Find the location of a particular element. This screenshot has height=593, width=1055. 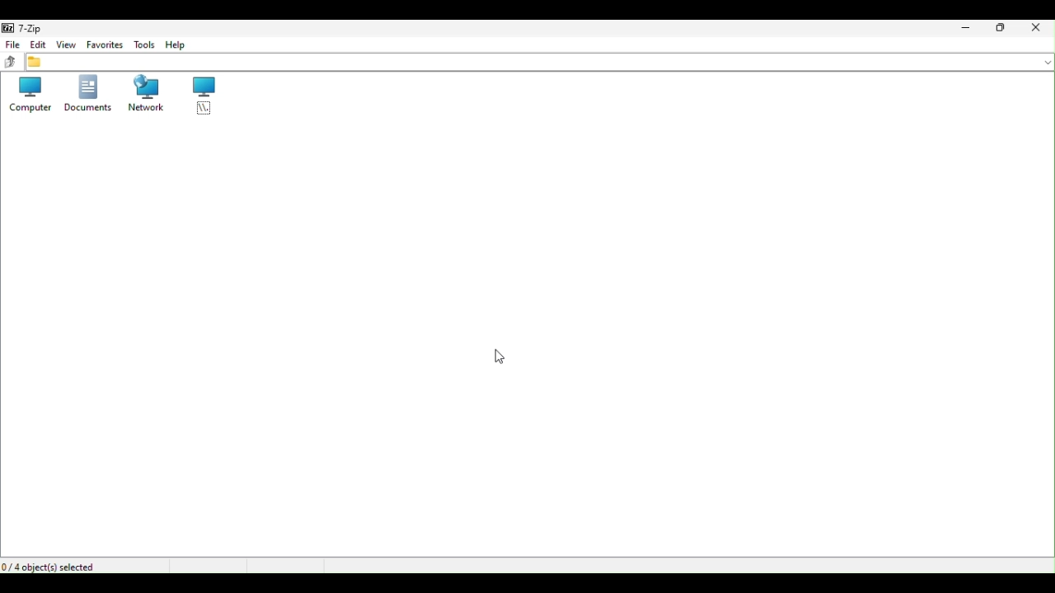

root is located at coordinates (197, 96).